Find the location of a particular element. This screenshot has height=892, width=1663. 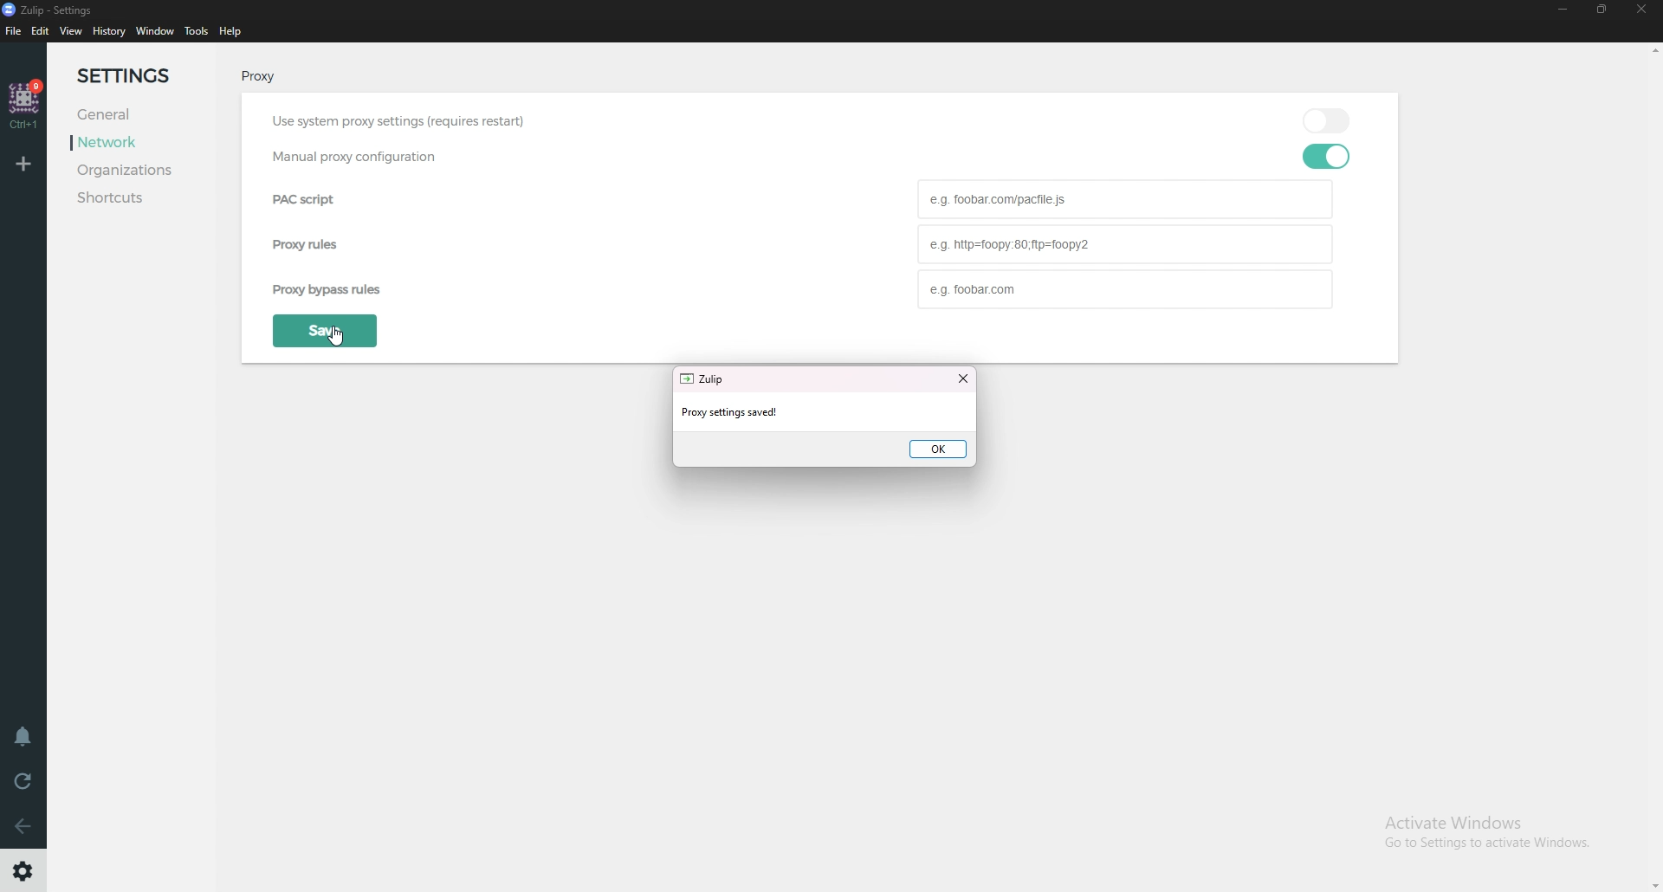

Add organization is located at coordinates (26, 163).